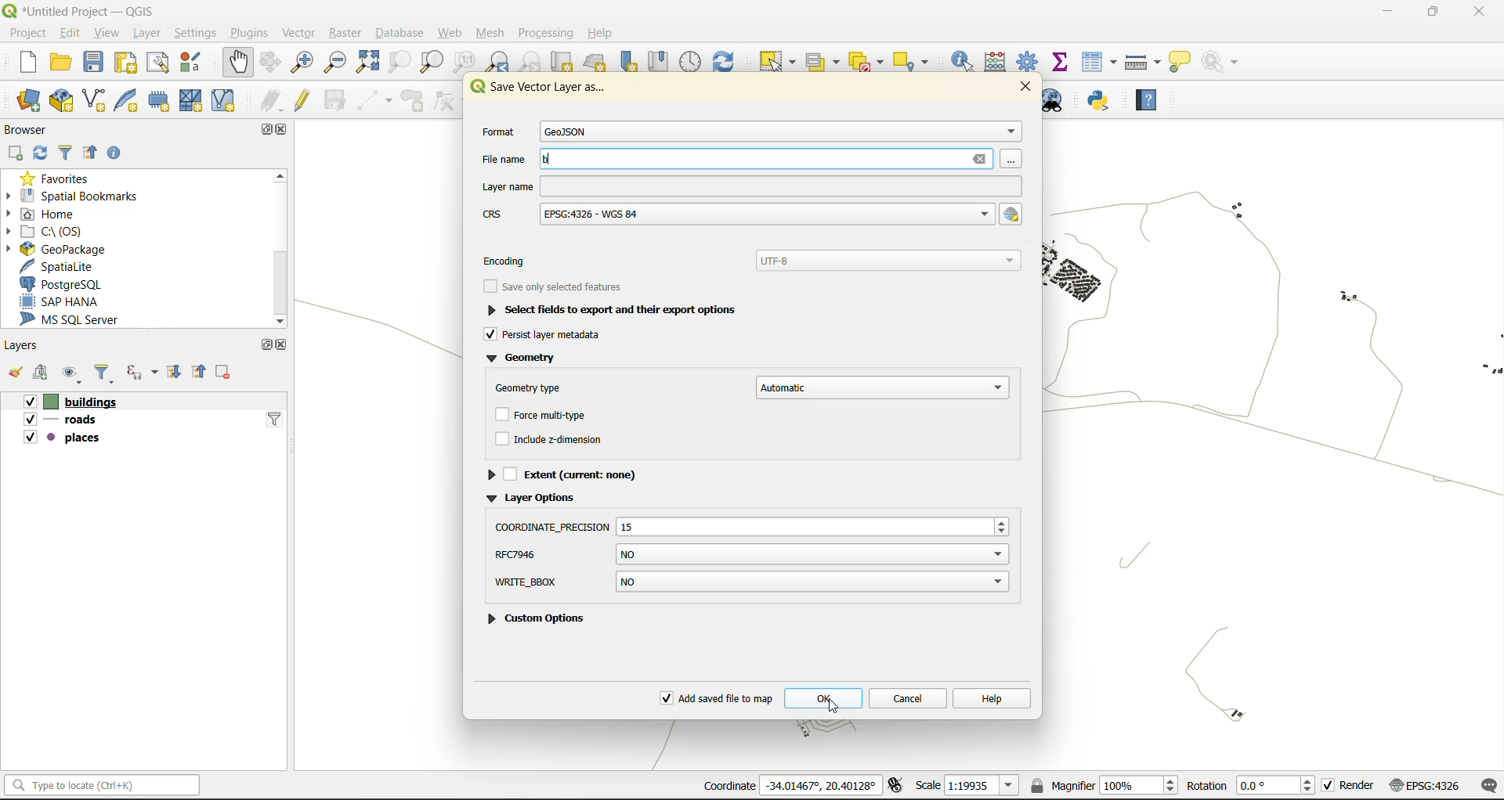 The width and height of the screenshot is (1504, 800). Describe the element at coordinates (279, 249) in the screenshot. I see `scrollbar` at that location.